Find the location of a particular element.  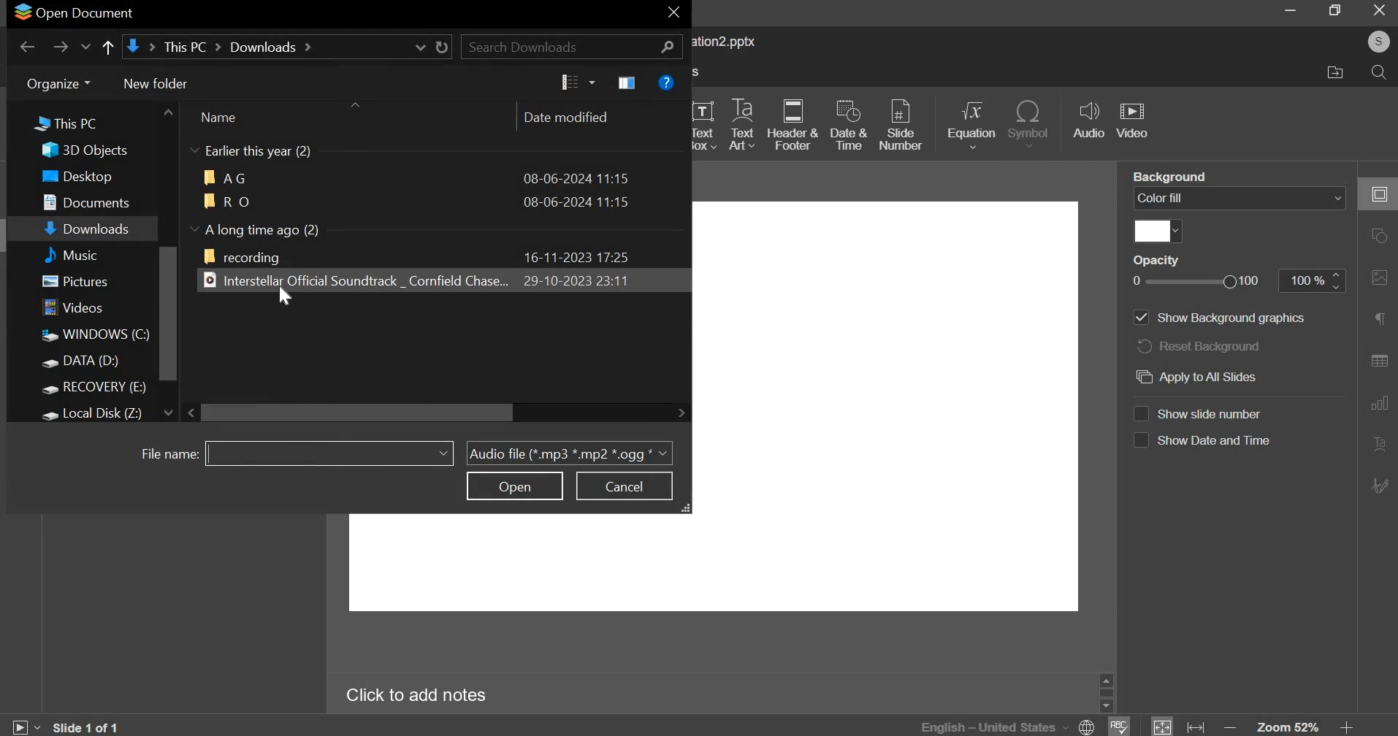

show background graphics is located at coordinates (1218, 318).